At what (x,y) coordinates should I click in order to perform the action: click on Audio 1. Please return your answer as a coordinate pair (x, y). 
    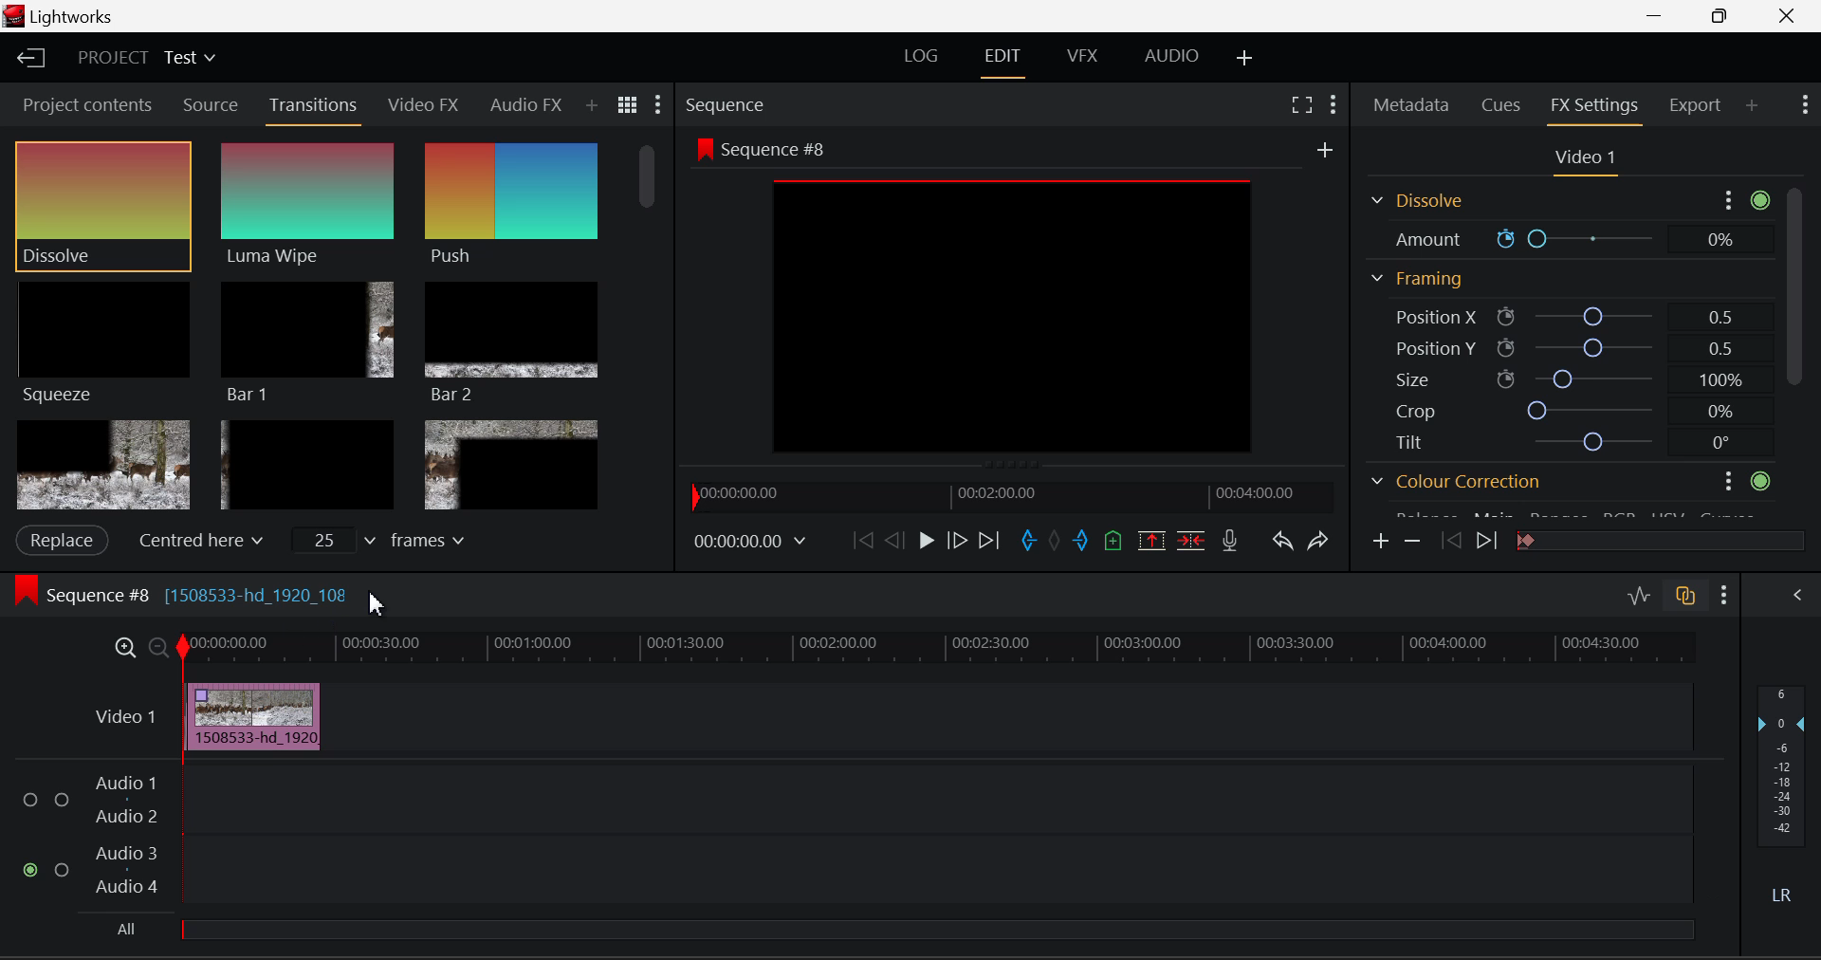
    Looking at the image, I should click on (125, 784).